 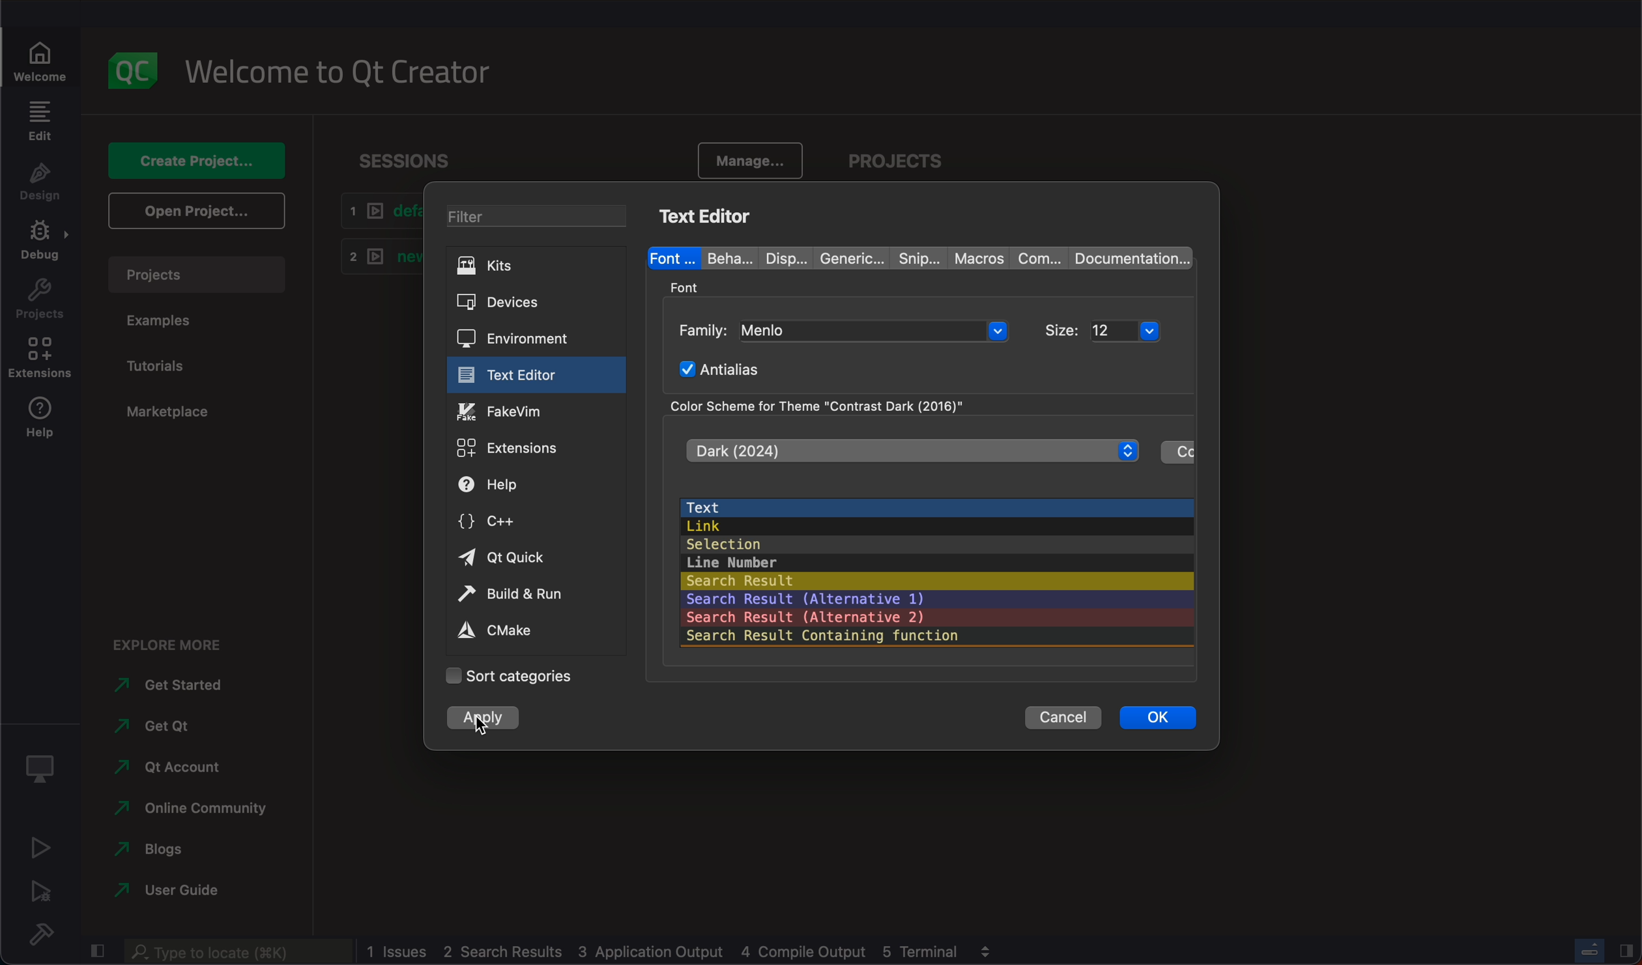 I want to click on apply, so click(x=481, y=719).